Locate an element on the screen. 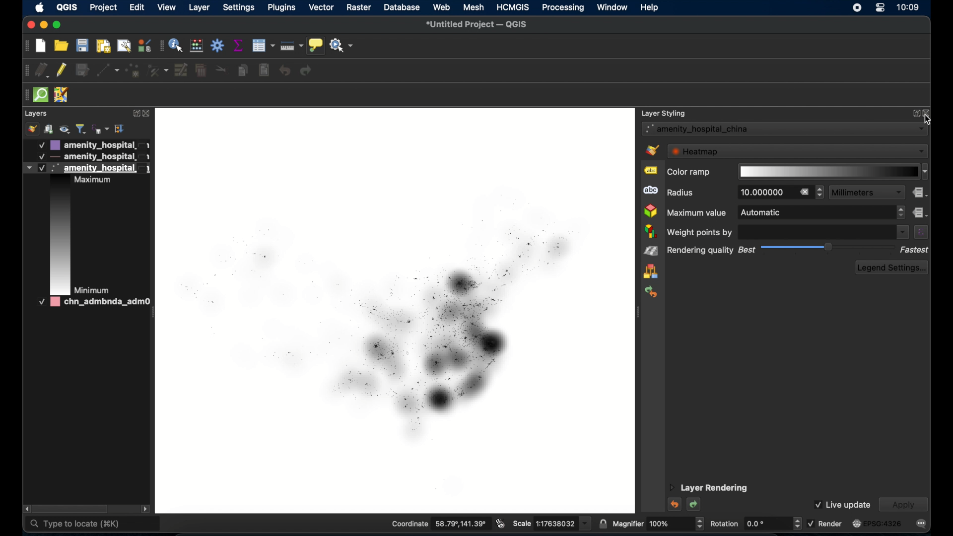 Image resolution: width=953 pixels, height=536 pixels. heat map dropdown  is located at coordinates (799, 151).